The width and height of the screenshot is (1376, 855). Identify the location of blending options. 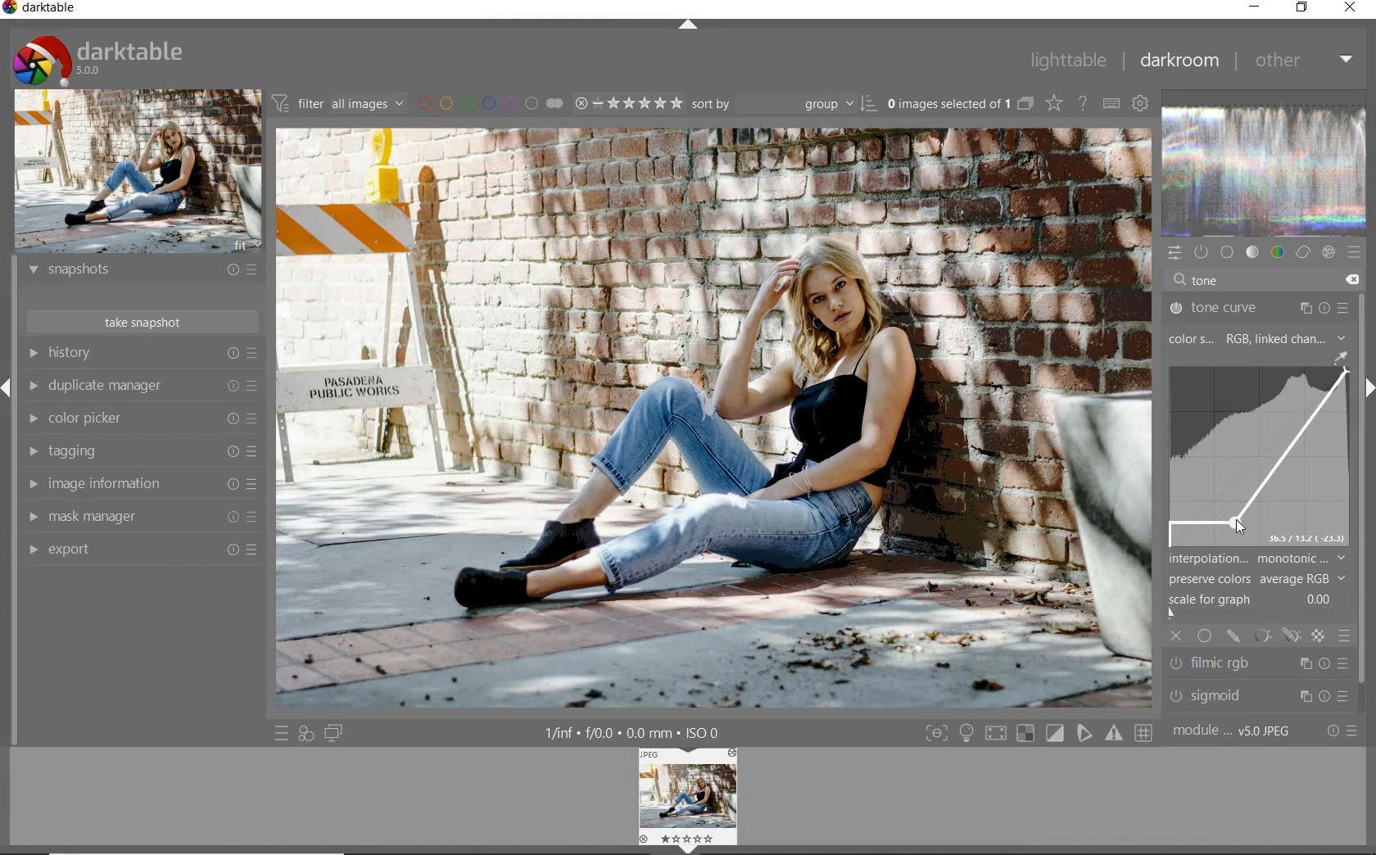
(1346, 638).